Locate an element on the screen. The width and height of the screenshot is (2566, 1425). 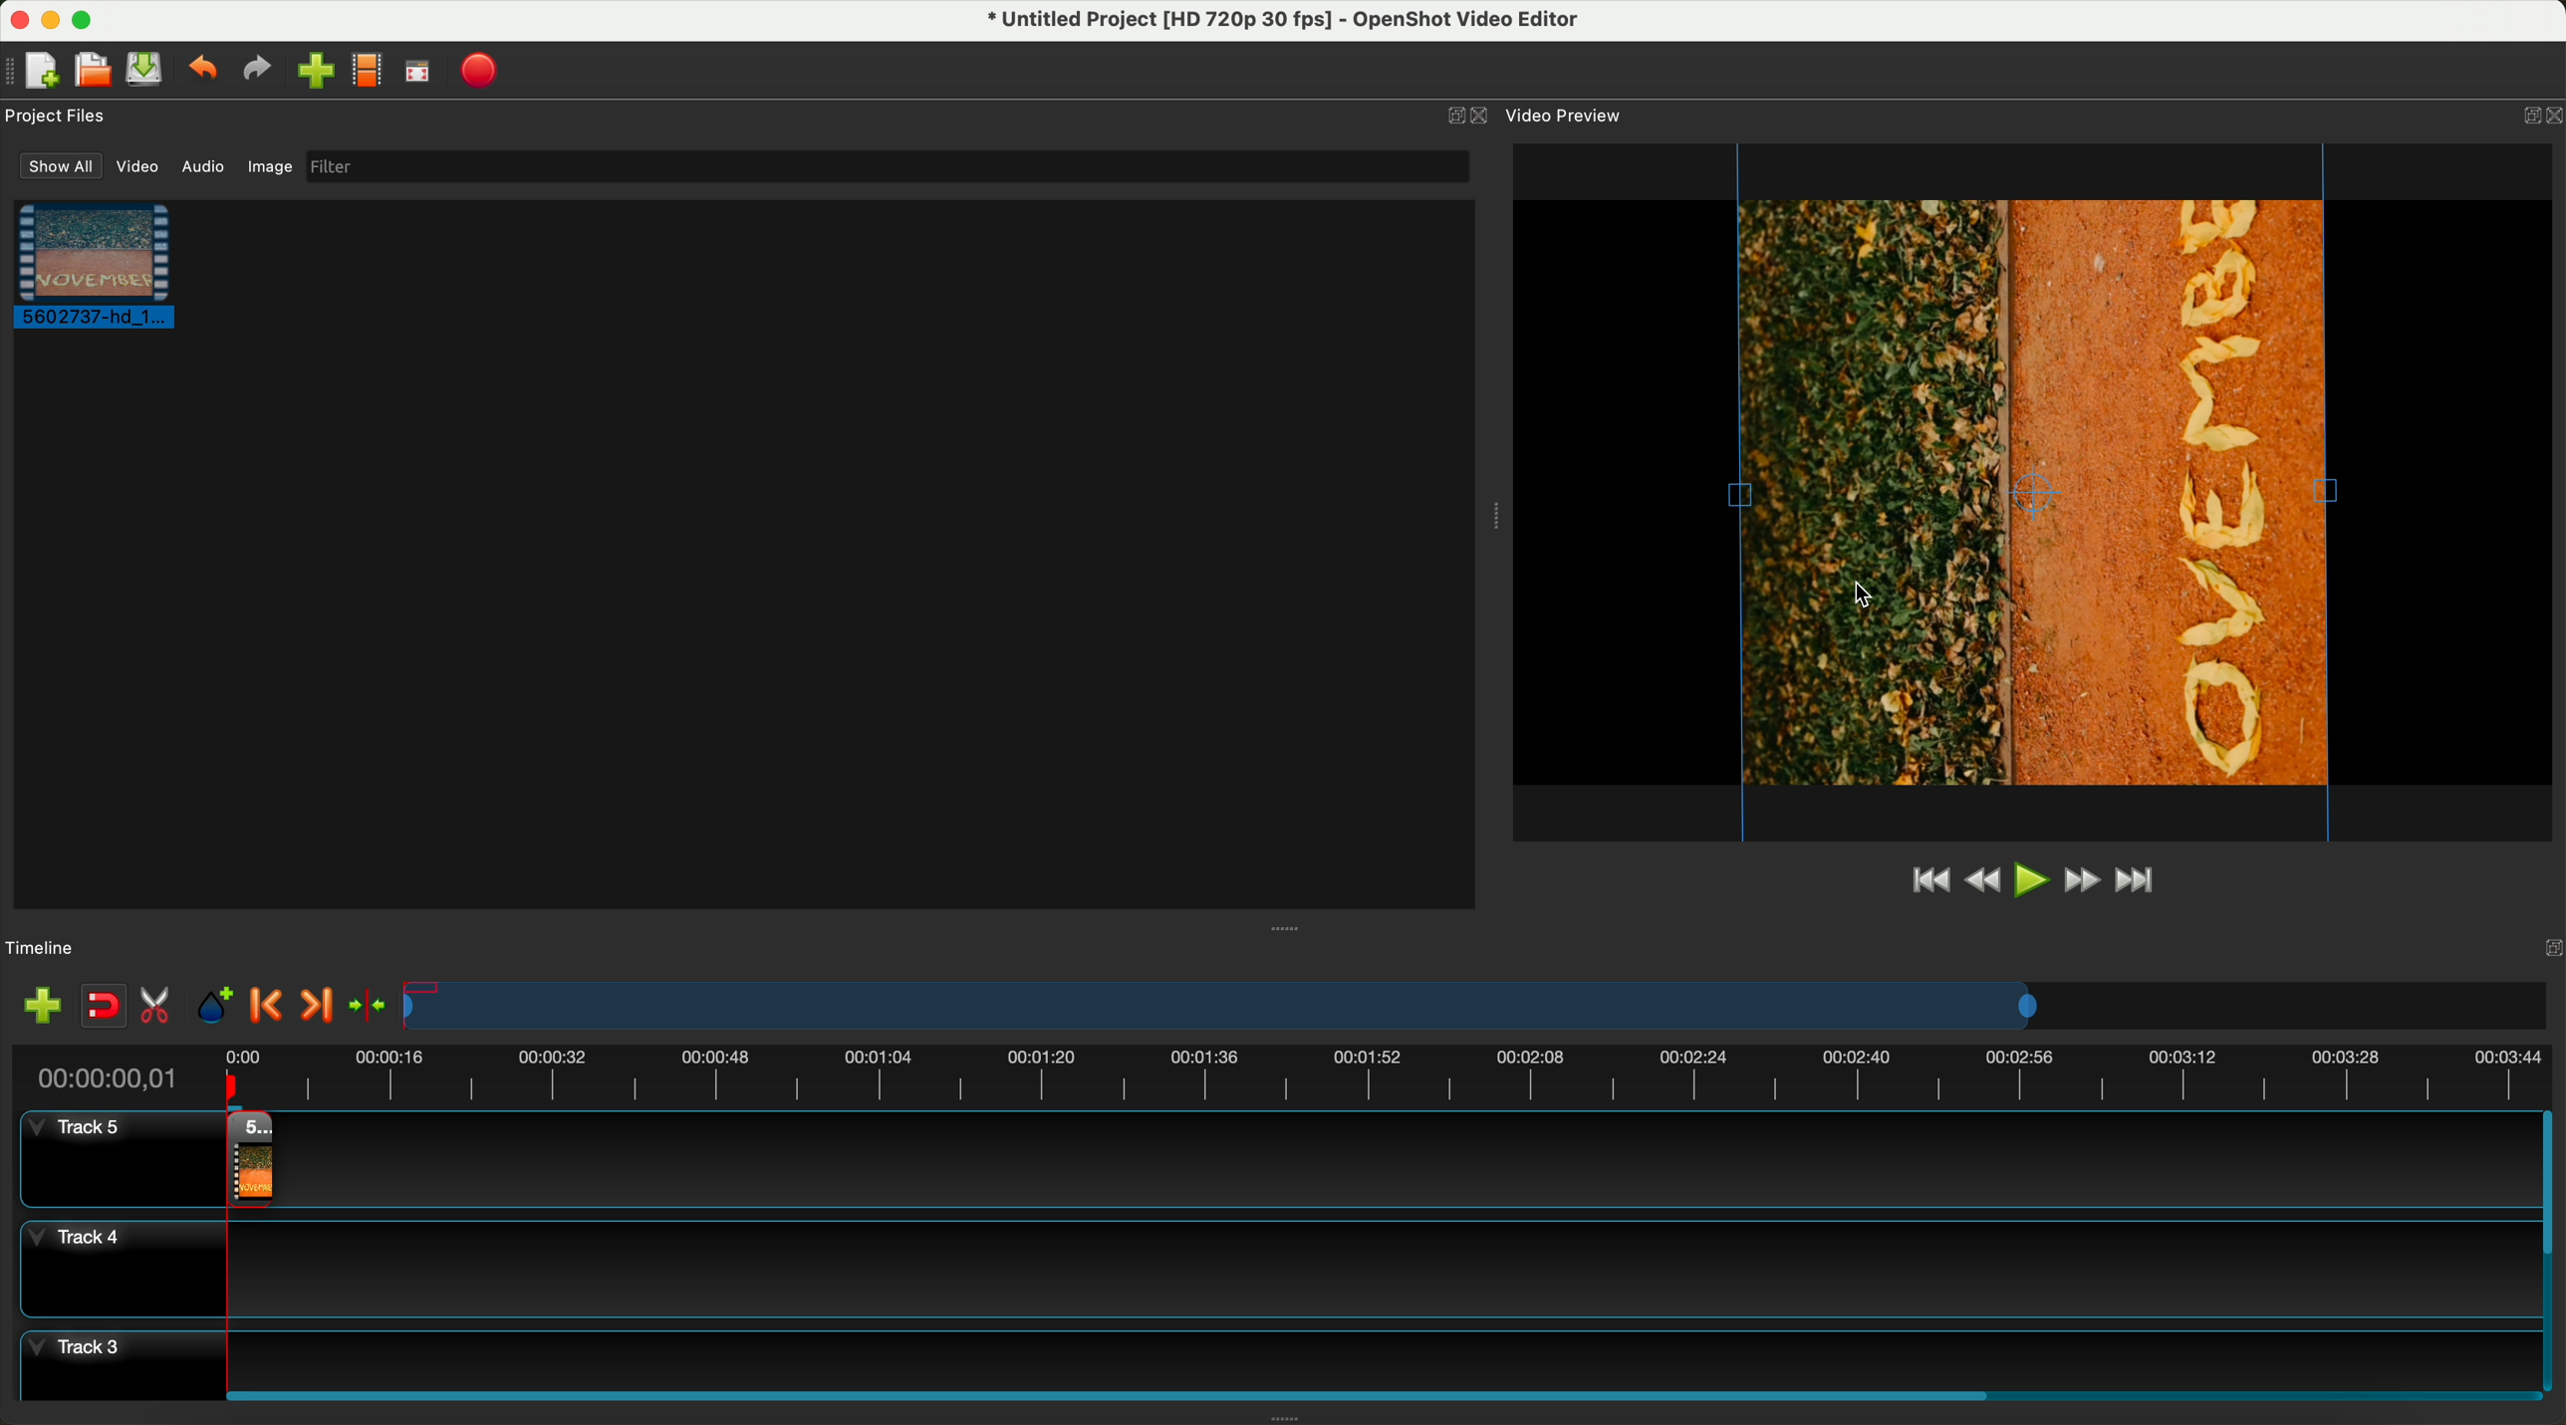
timeline is located at coordinates (42, 949).